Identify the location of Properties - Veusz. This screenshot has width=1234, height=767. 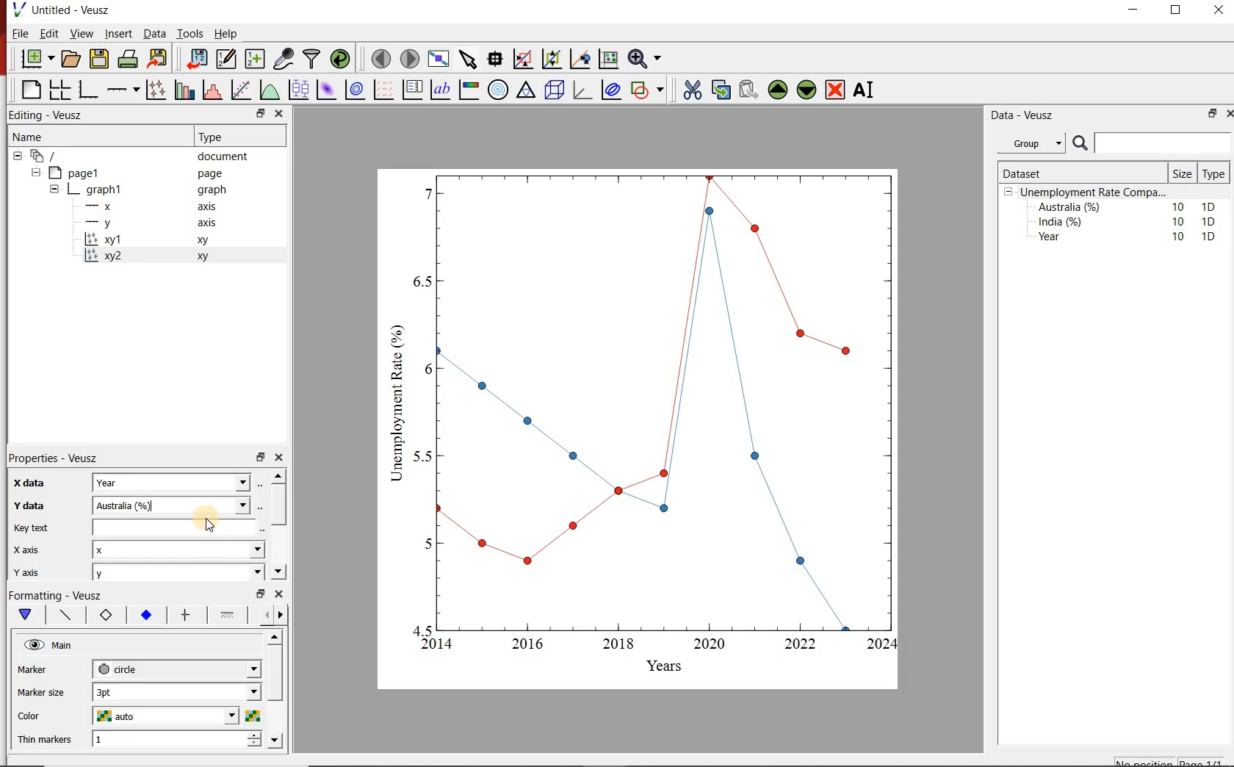
(56, 459).